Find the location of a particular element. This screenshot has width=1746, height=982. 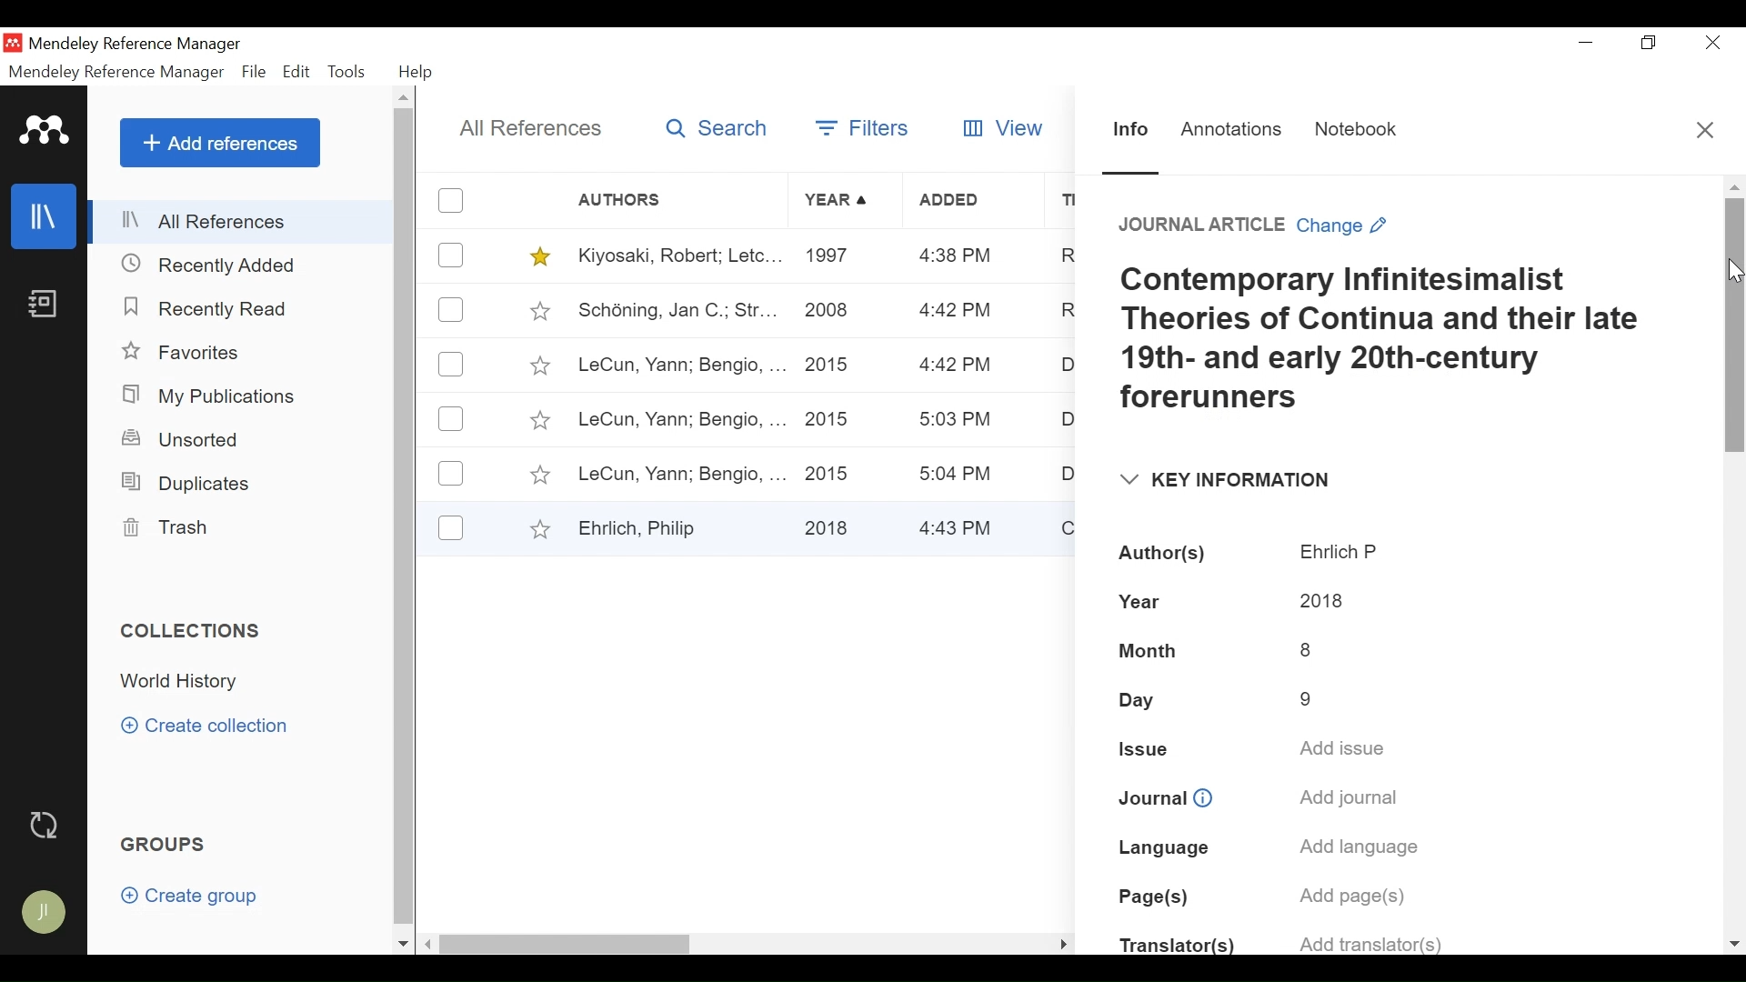

Mendeley is located at coordinates (45, 130).